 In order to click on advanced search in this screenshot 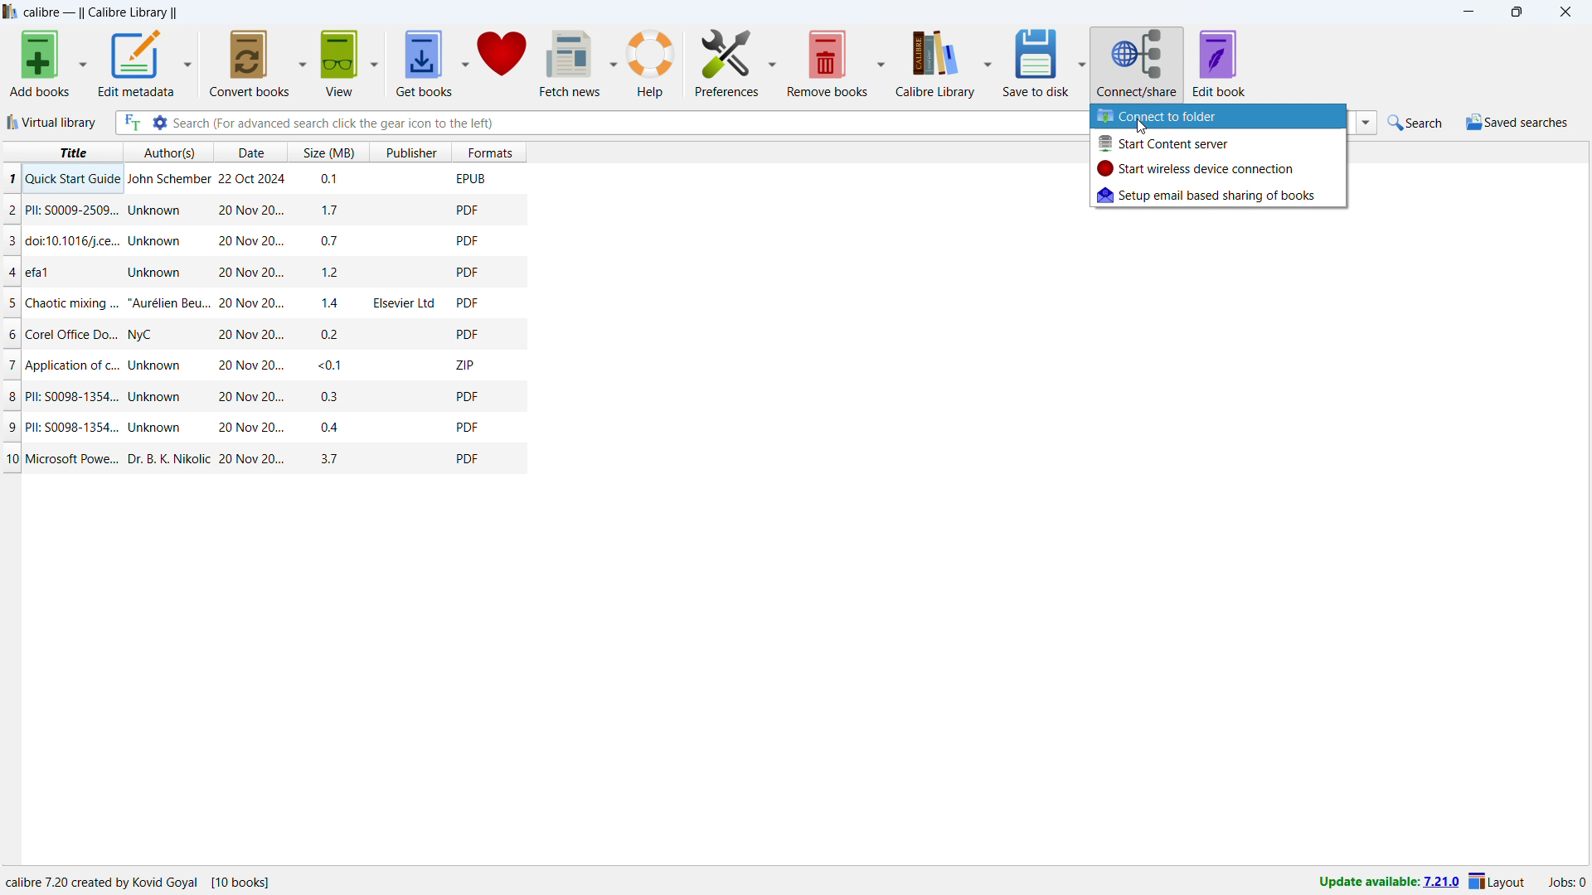, I will do `click(159, 122)`.